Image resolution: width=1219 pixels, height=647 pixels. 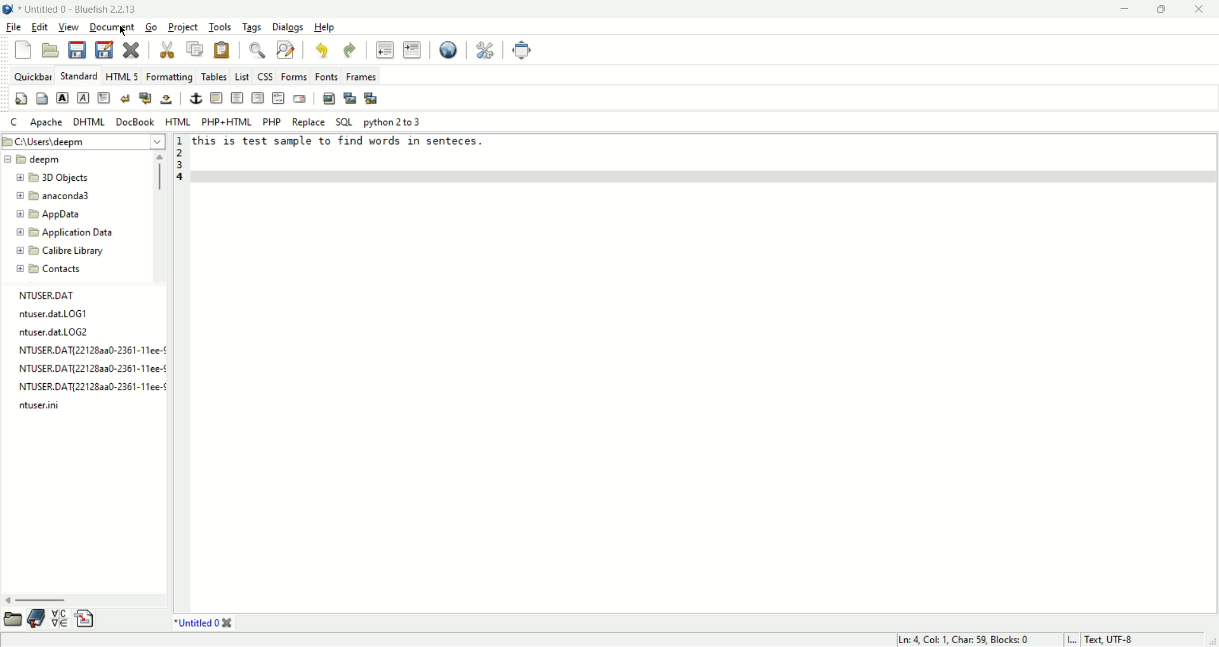 I want to click on help, so click(x=323, y=28).